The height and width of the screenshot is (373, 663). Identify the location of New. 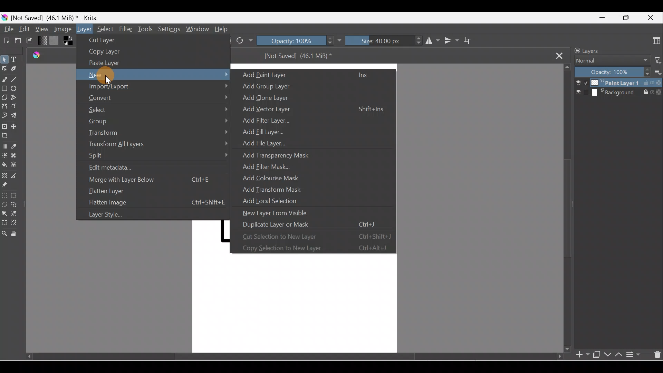
(154, 75).